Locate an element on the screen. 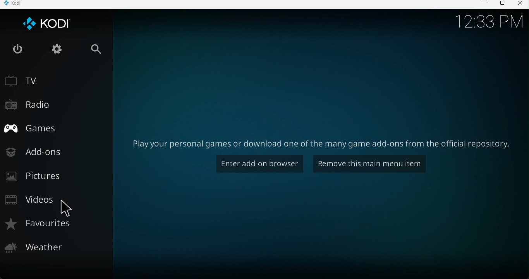 The height and width of the screenshot is (279, 529). Pictures is located at coordinates (36, 179).